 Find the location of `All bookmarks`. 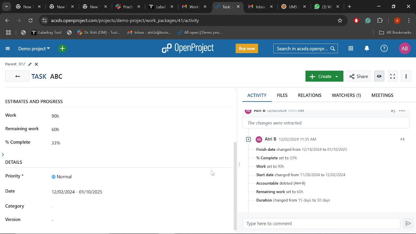

All bookmarks is located at coordinates (395, 33).